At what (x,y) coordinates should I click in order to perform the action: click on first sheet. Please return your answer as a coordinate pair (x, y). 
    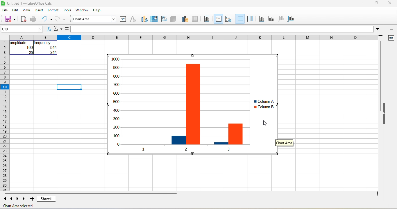
    Looking at the image, I should click on (5, 199).